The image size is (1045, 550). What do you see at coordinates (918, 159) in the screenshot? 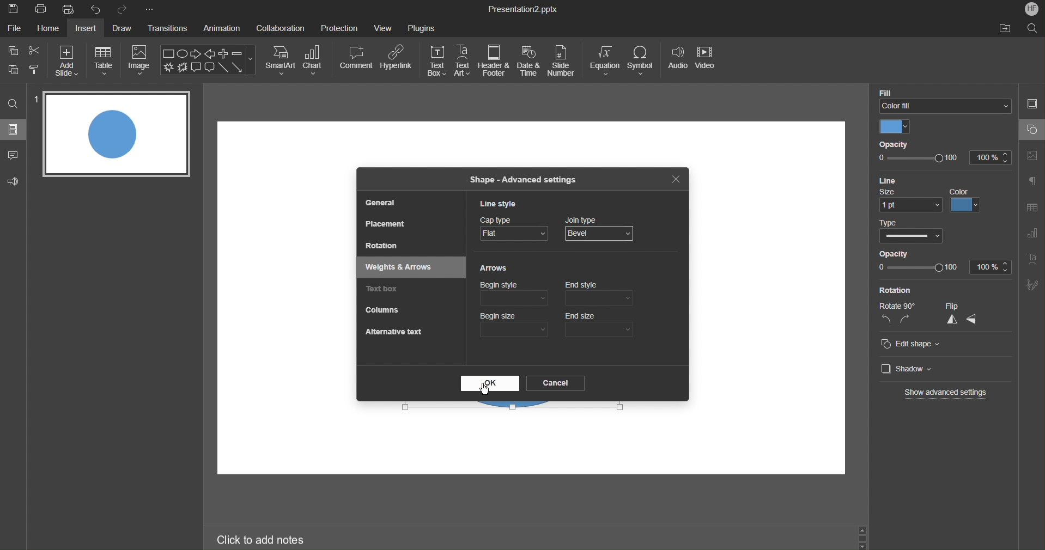
I see `opacity slider` at bounding box center [918, 159].